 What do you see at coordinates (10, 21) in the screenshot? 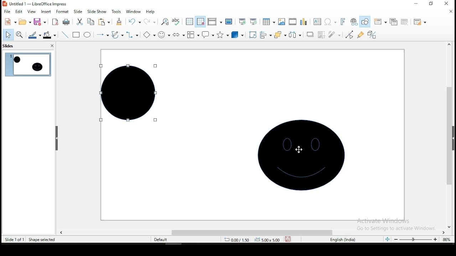
I see `new tool` at bounding box center [10, 21].